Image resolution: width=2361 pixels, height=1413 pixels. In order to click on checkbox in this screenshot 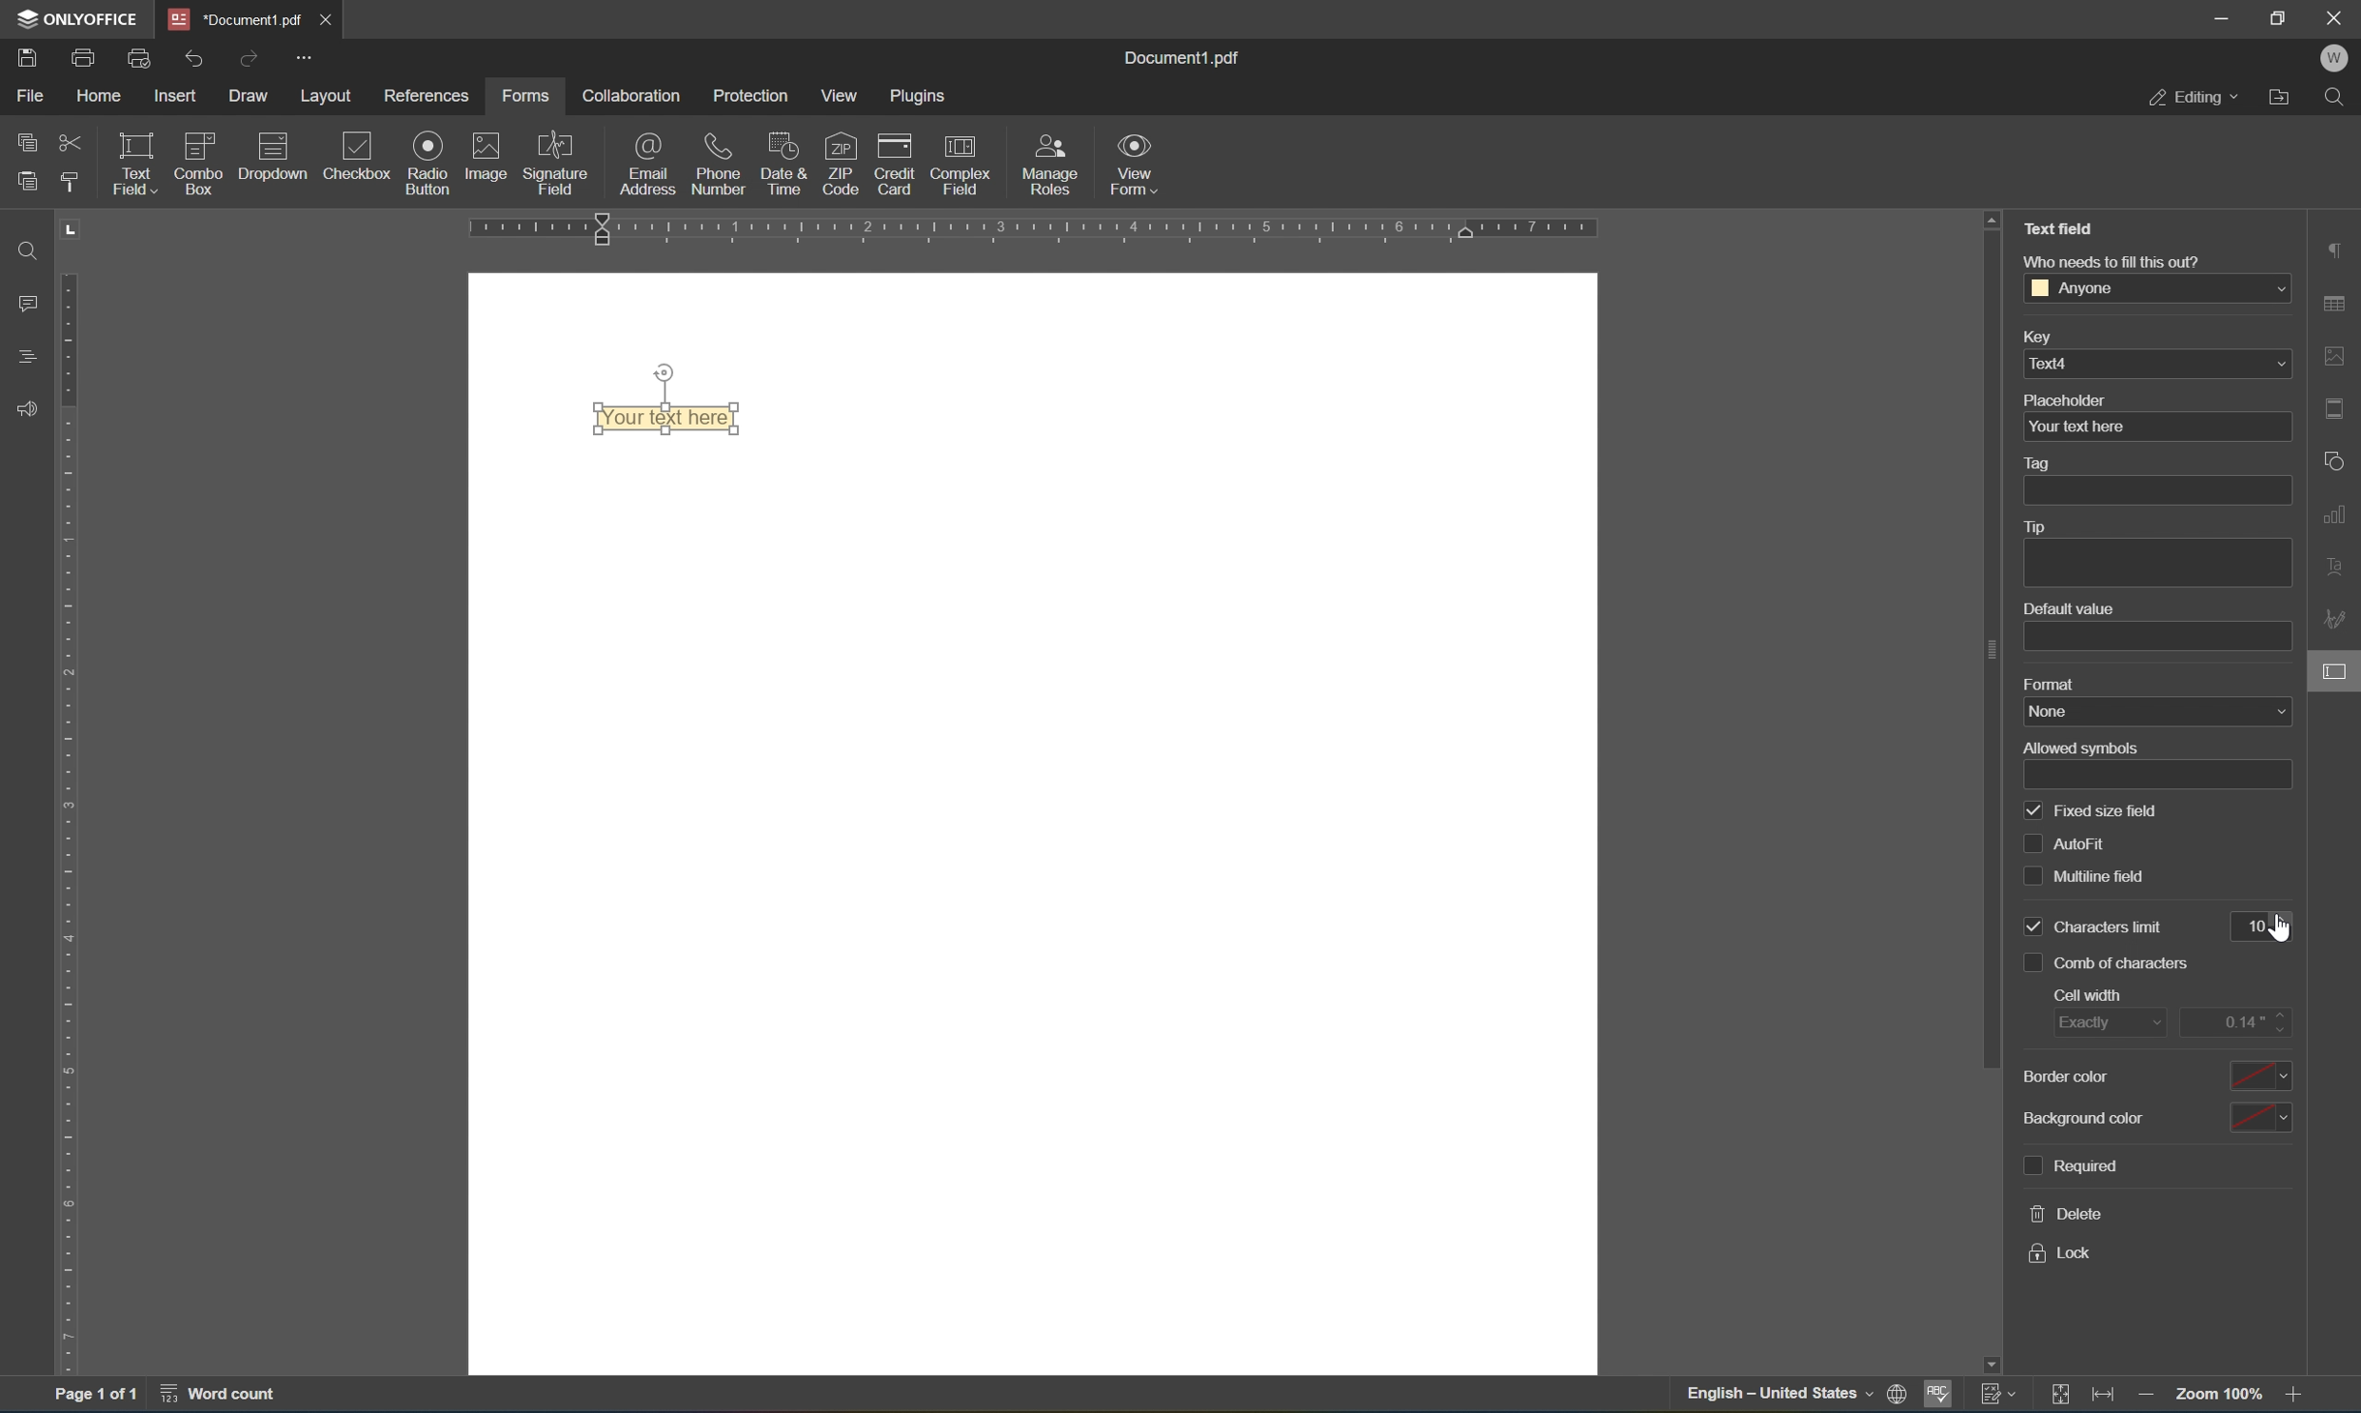, I will do `click(355, 159)`.